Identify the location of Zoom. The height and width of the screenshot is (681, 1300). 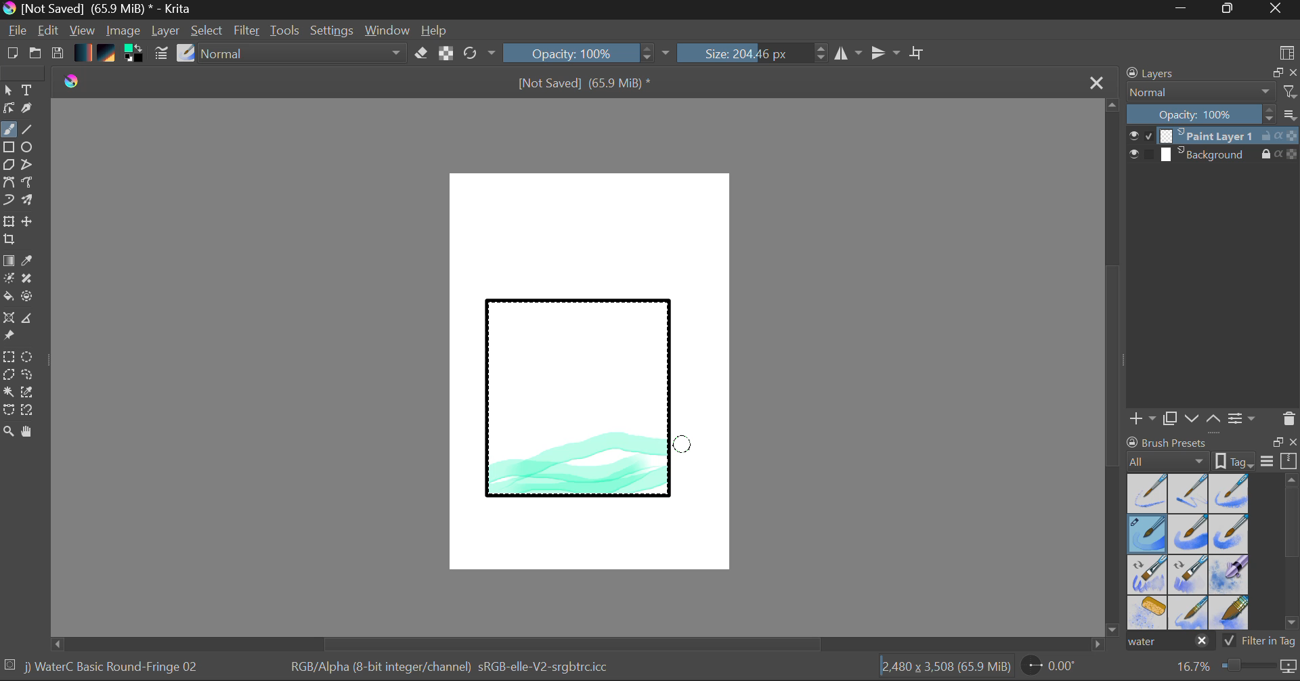
(1234, 667).